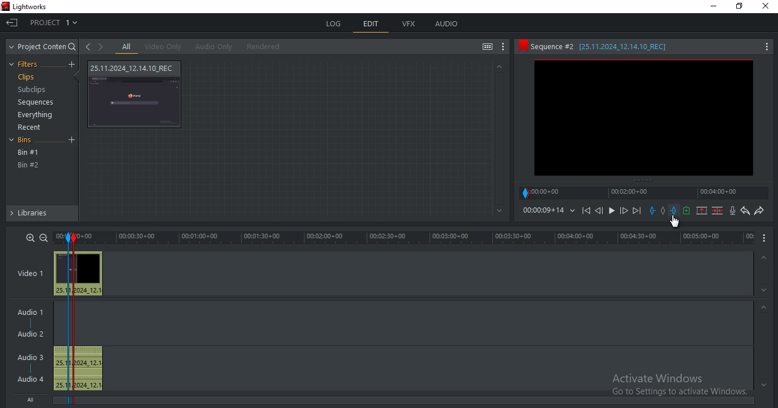 The image size is (778, 408). Describe the element at coordinates (41, 215) in the screenshot. I see `libraries` at that location.